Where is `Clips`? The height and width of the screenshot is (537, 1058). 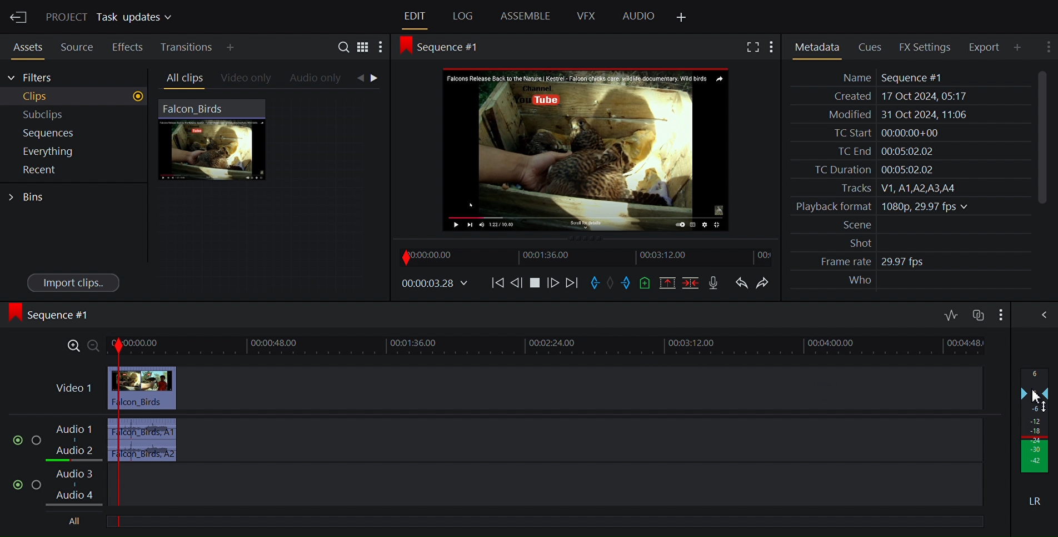
Clips is located at coordinates (73, 97).